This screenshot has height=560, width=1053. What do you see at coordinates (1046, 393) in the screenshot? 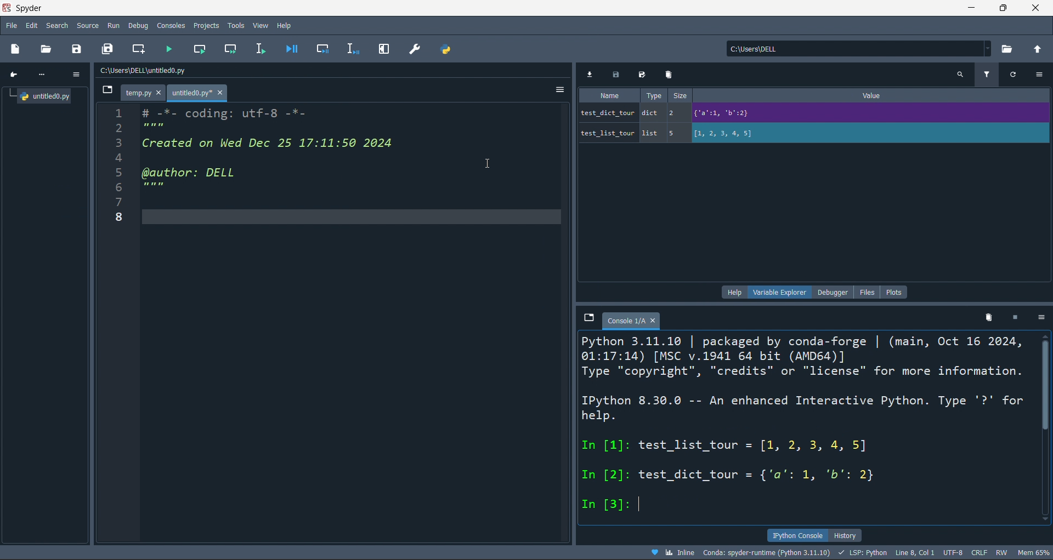
I see `vertical scroll bar` at bounding box center [1046, 393].